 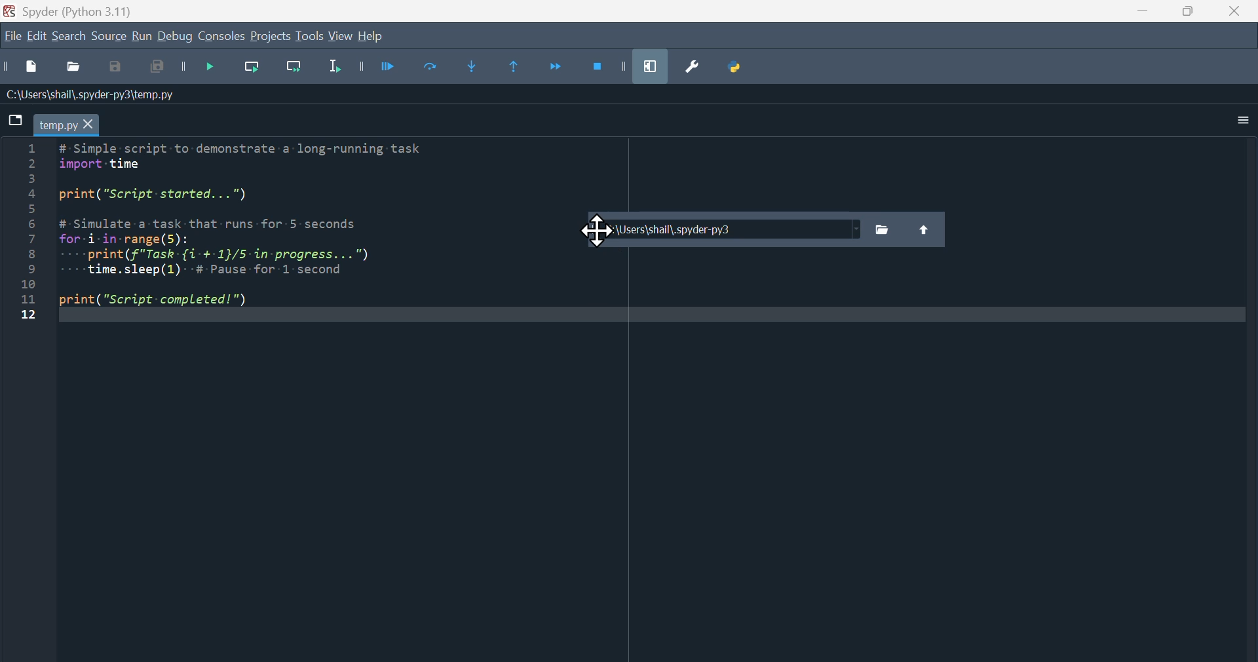 What do you see at coordinates (482, 69) in the screenshot?
I see `Step into function` at bounding box center [482, 69].